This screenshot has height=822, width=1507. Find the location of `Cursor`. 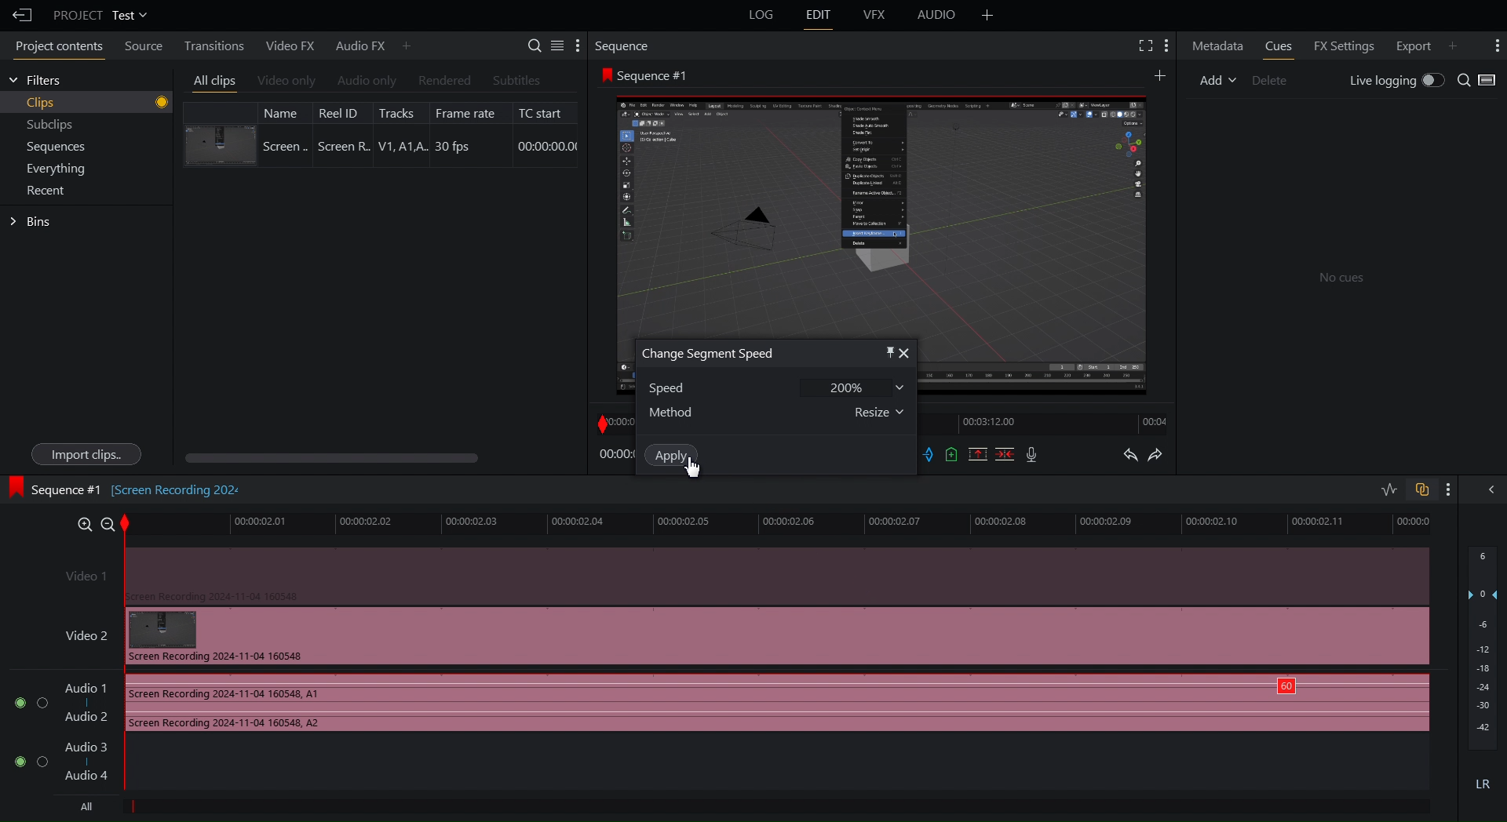

Cursor is located at coordinates (695, 470).